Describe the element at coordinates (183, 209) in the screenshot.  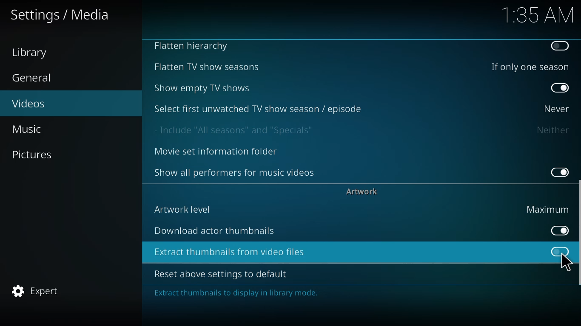
I see `artwork level` at that location.